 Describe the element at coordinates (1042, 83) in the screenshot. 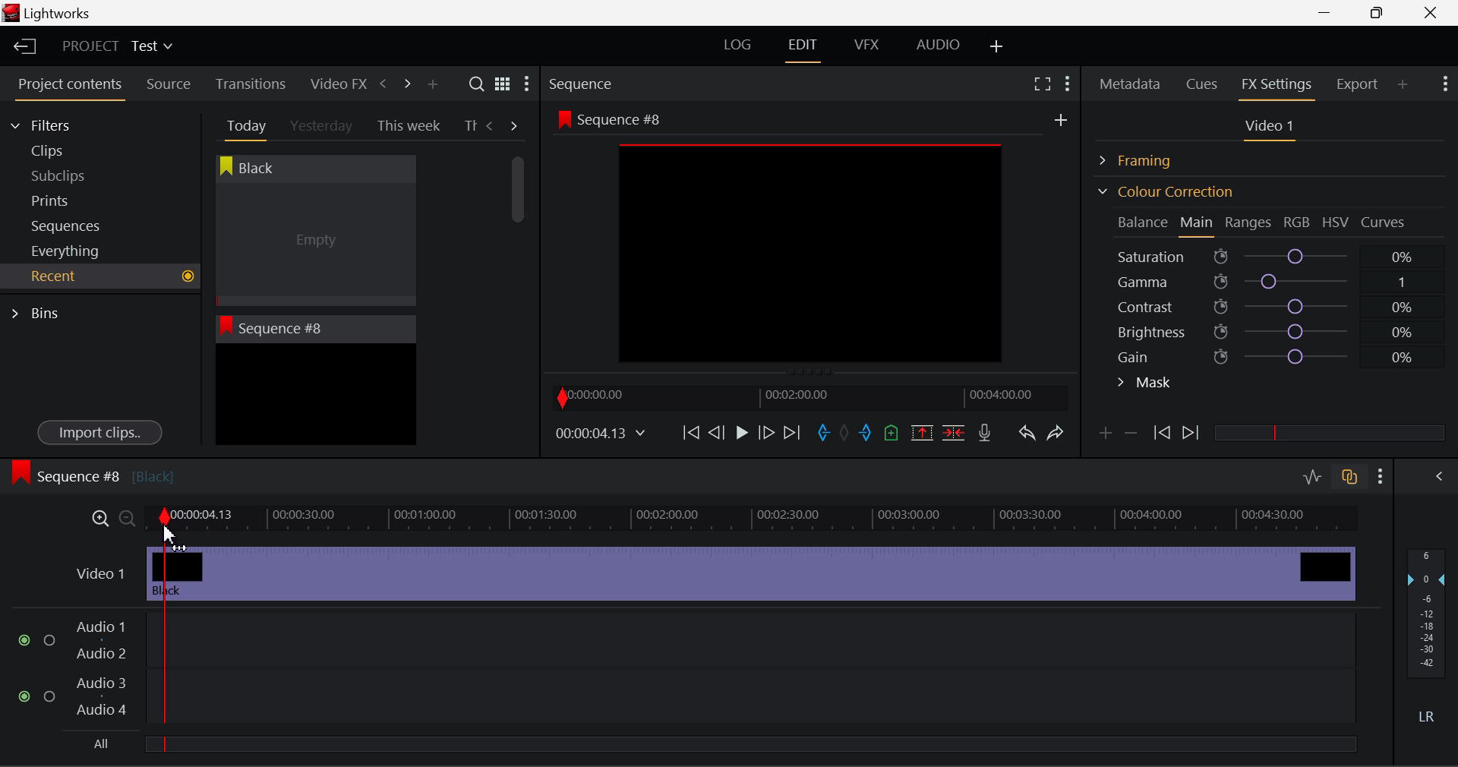

I see `Full Screen` at that location.